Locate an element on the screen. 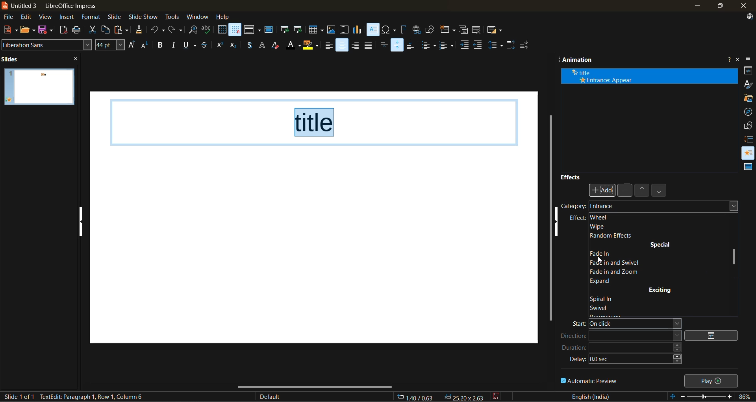 The image size is (756, 402). text language is located at coordinates (591, 396).